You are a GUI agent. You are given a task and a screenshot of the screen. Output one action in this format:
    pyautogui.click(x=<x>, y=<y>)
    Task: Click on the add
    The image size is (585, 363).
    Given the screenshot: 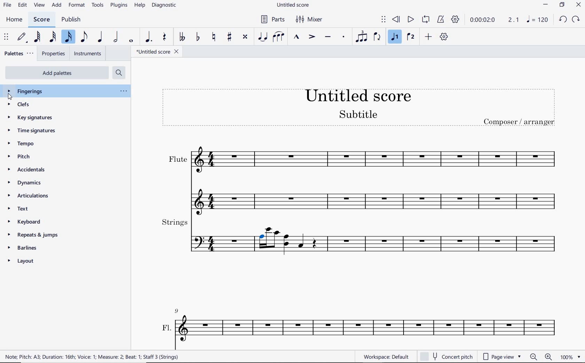 What is the action you would take?
    pyautogui.click(x=429, y=36)
    